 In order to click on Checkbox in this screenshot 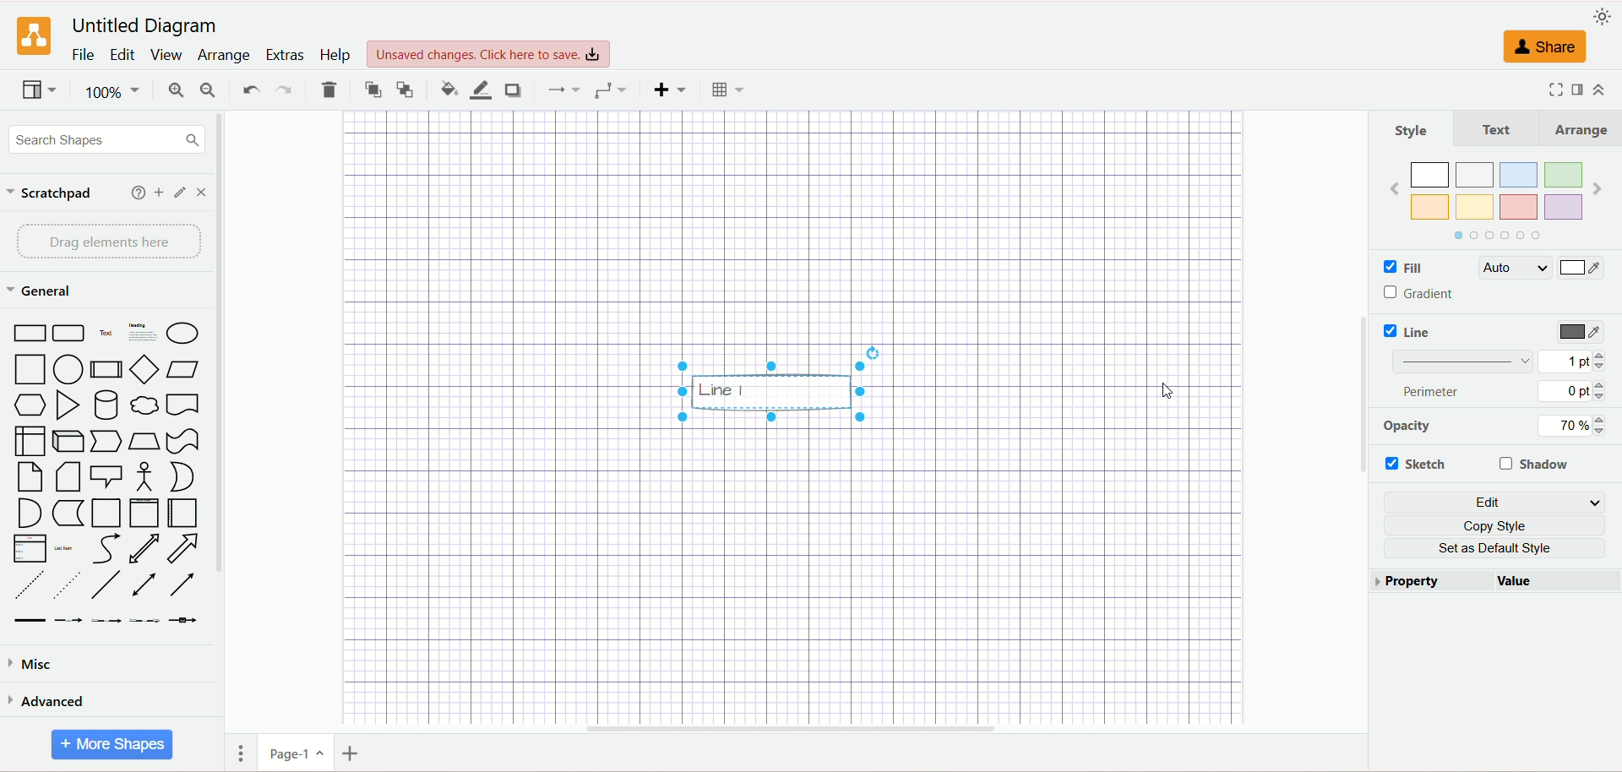, I will do `click(1385, 269)`.